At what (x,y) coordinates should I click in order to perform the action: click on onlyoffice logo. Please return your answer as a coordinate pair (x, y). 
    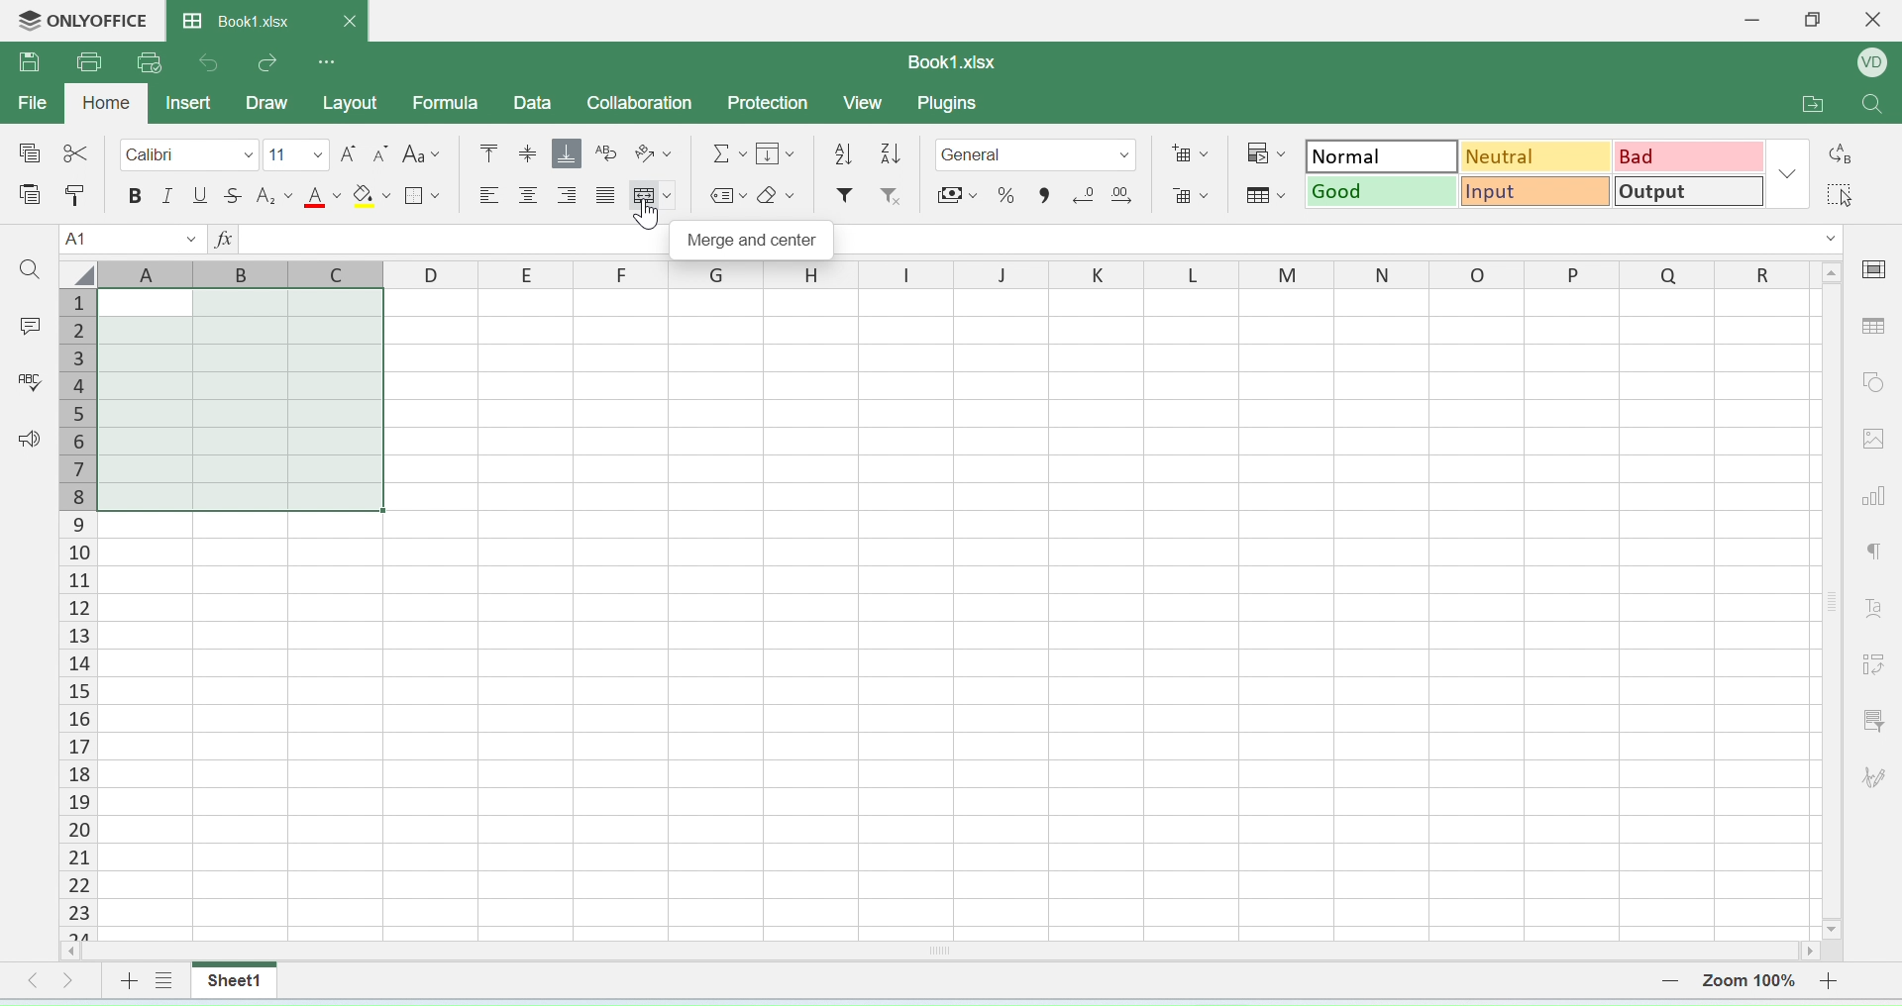
    Looking at the image, I should click on (80, 22).